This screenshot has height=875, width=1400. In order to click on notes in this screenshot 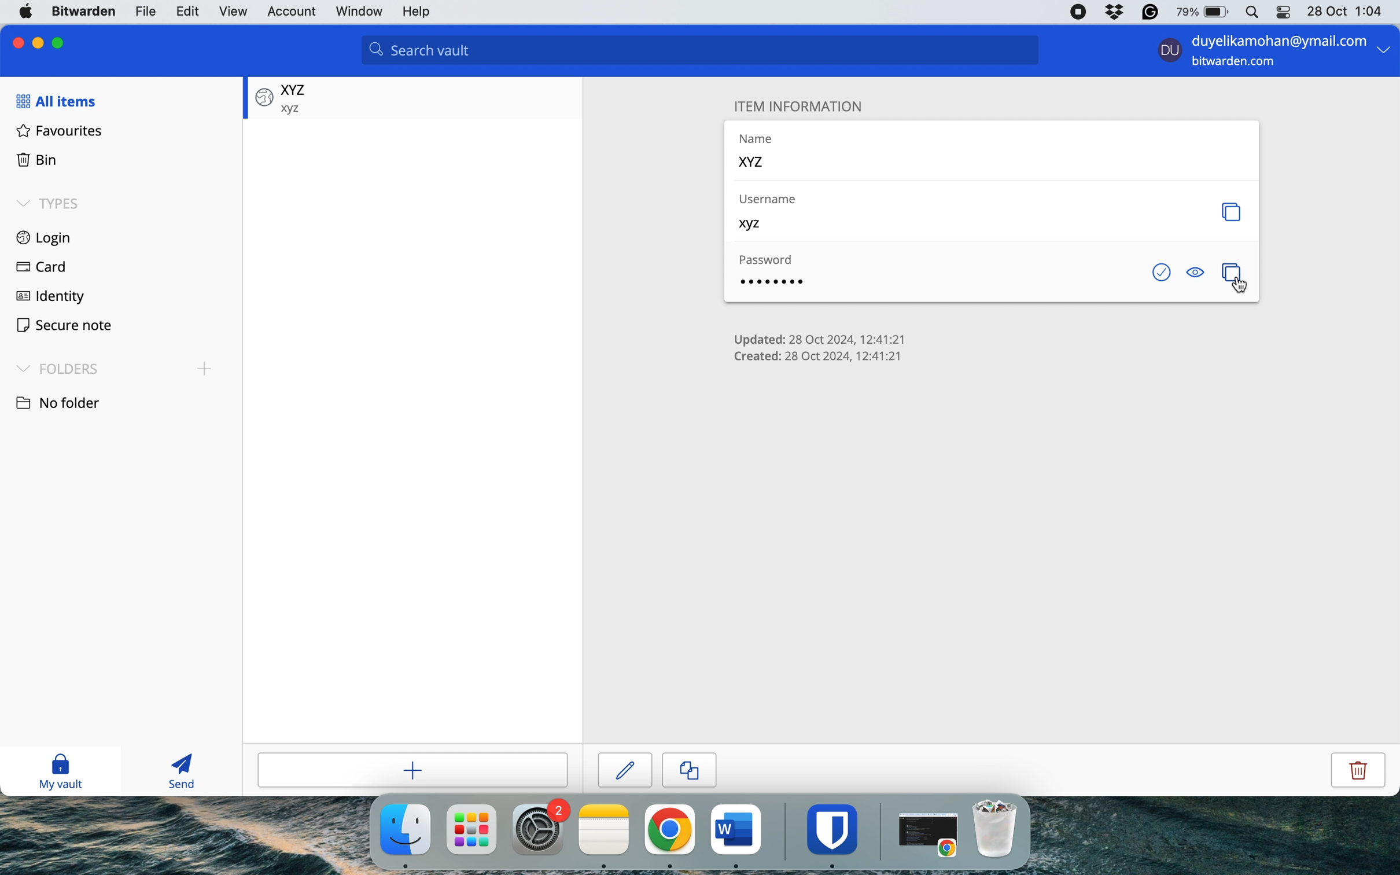, I will do `click(605, 830)`.